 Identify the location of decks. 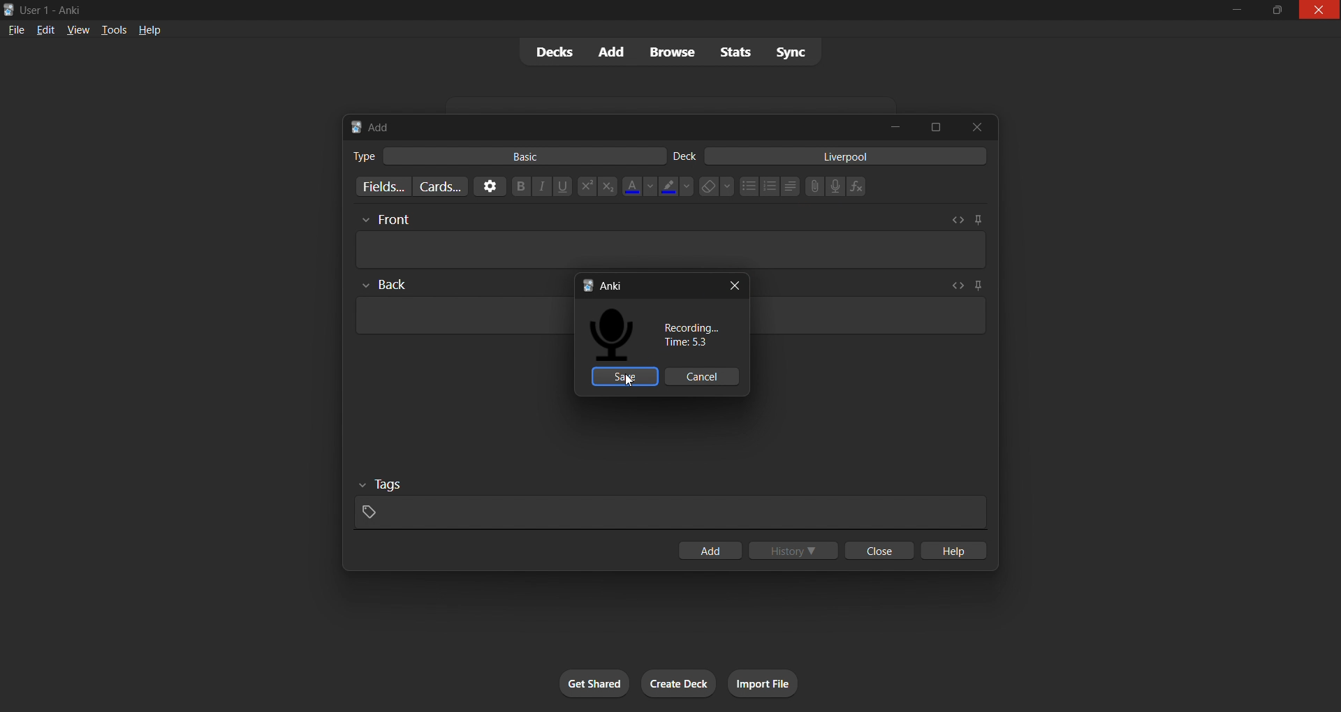
(550, 52).